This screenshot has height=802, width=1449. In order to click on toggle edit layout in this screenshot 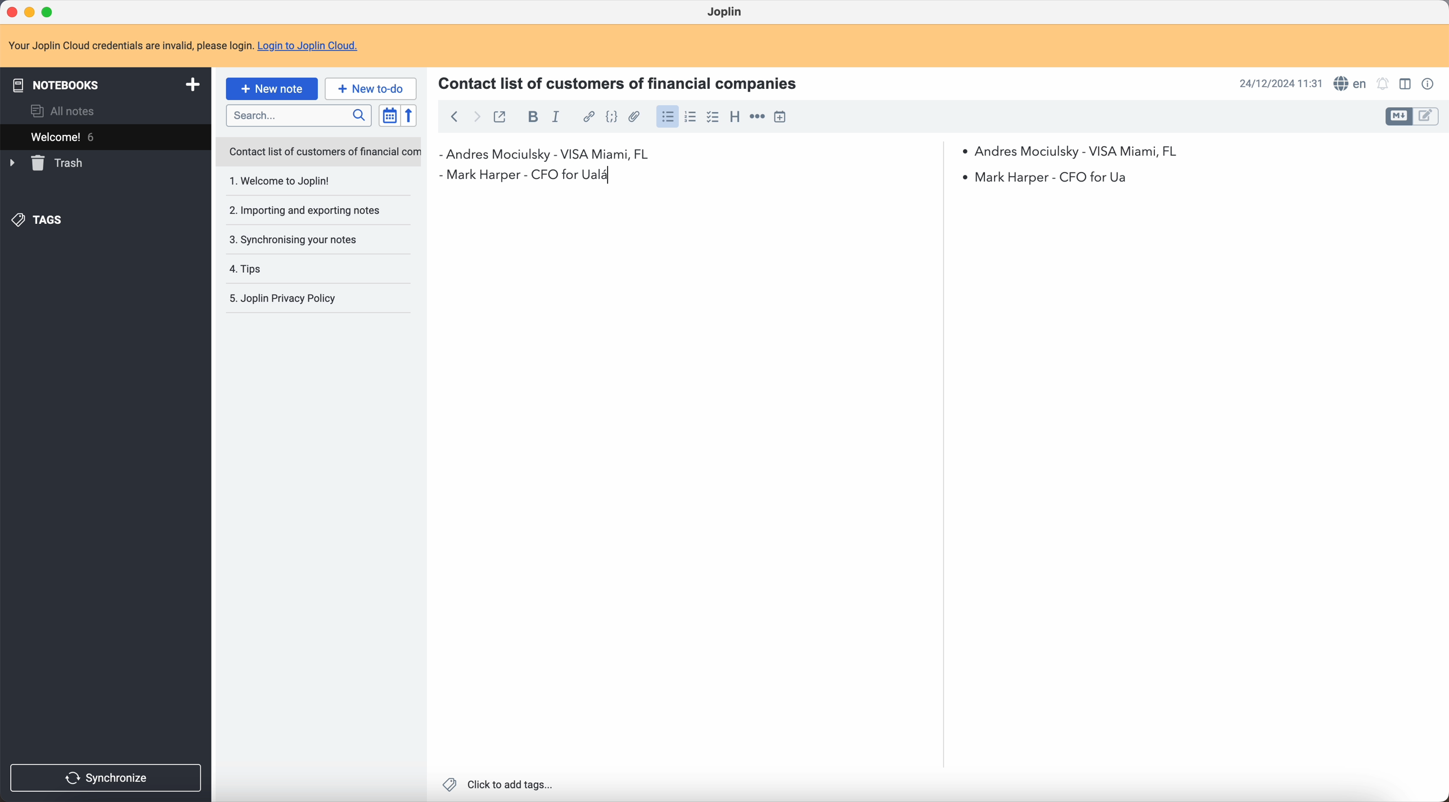, I will do `click(1426, 117)`.